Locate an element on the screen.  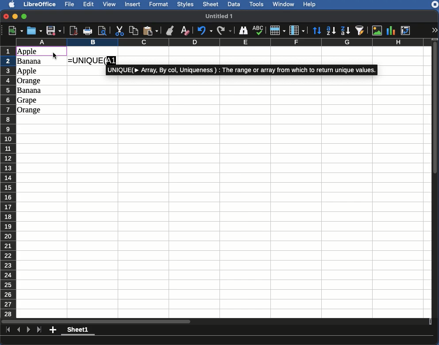
Minimize is located at coordinates (15, 16).